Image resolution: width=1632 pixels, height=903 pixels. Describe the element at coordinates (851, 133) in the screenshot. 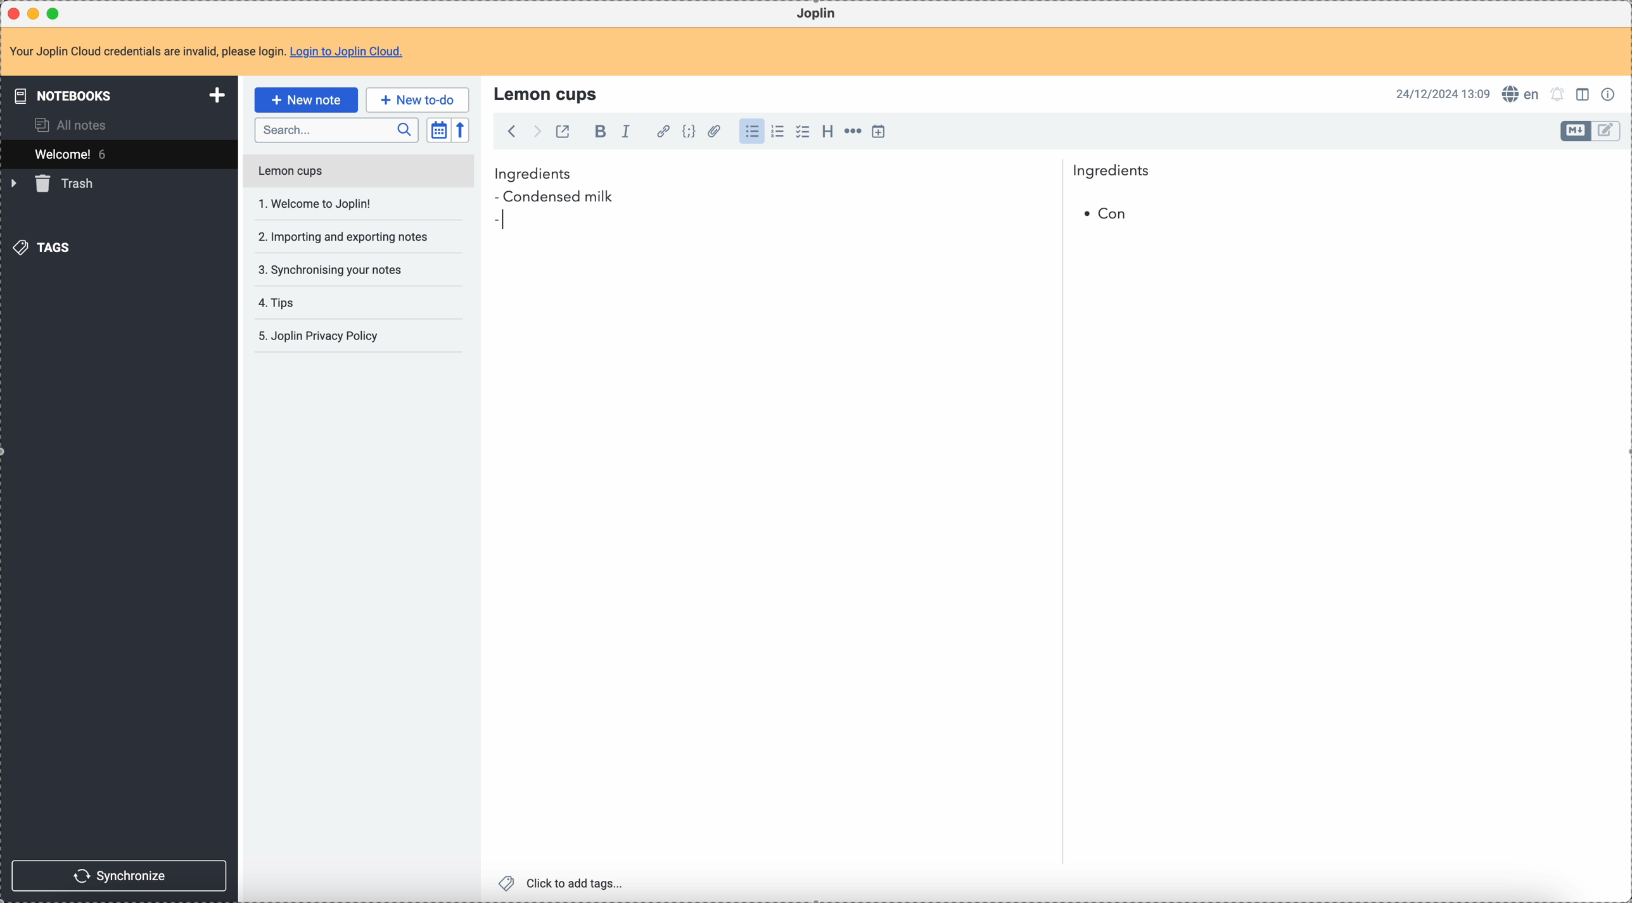

I see `horizontal rule` at that location.